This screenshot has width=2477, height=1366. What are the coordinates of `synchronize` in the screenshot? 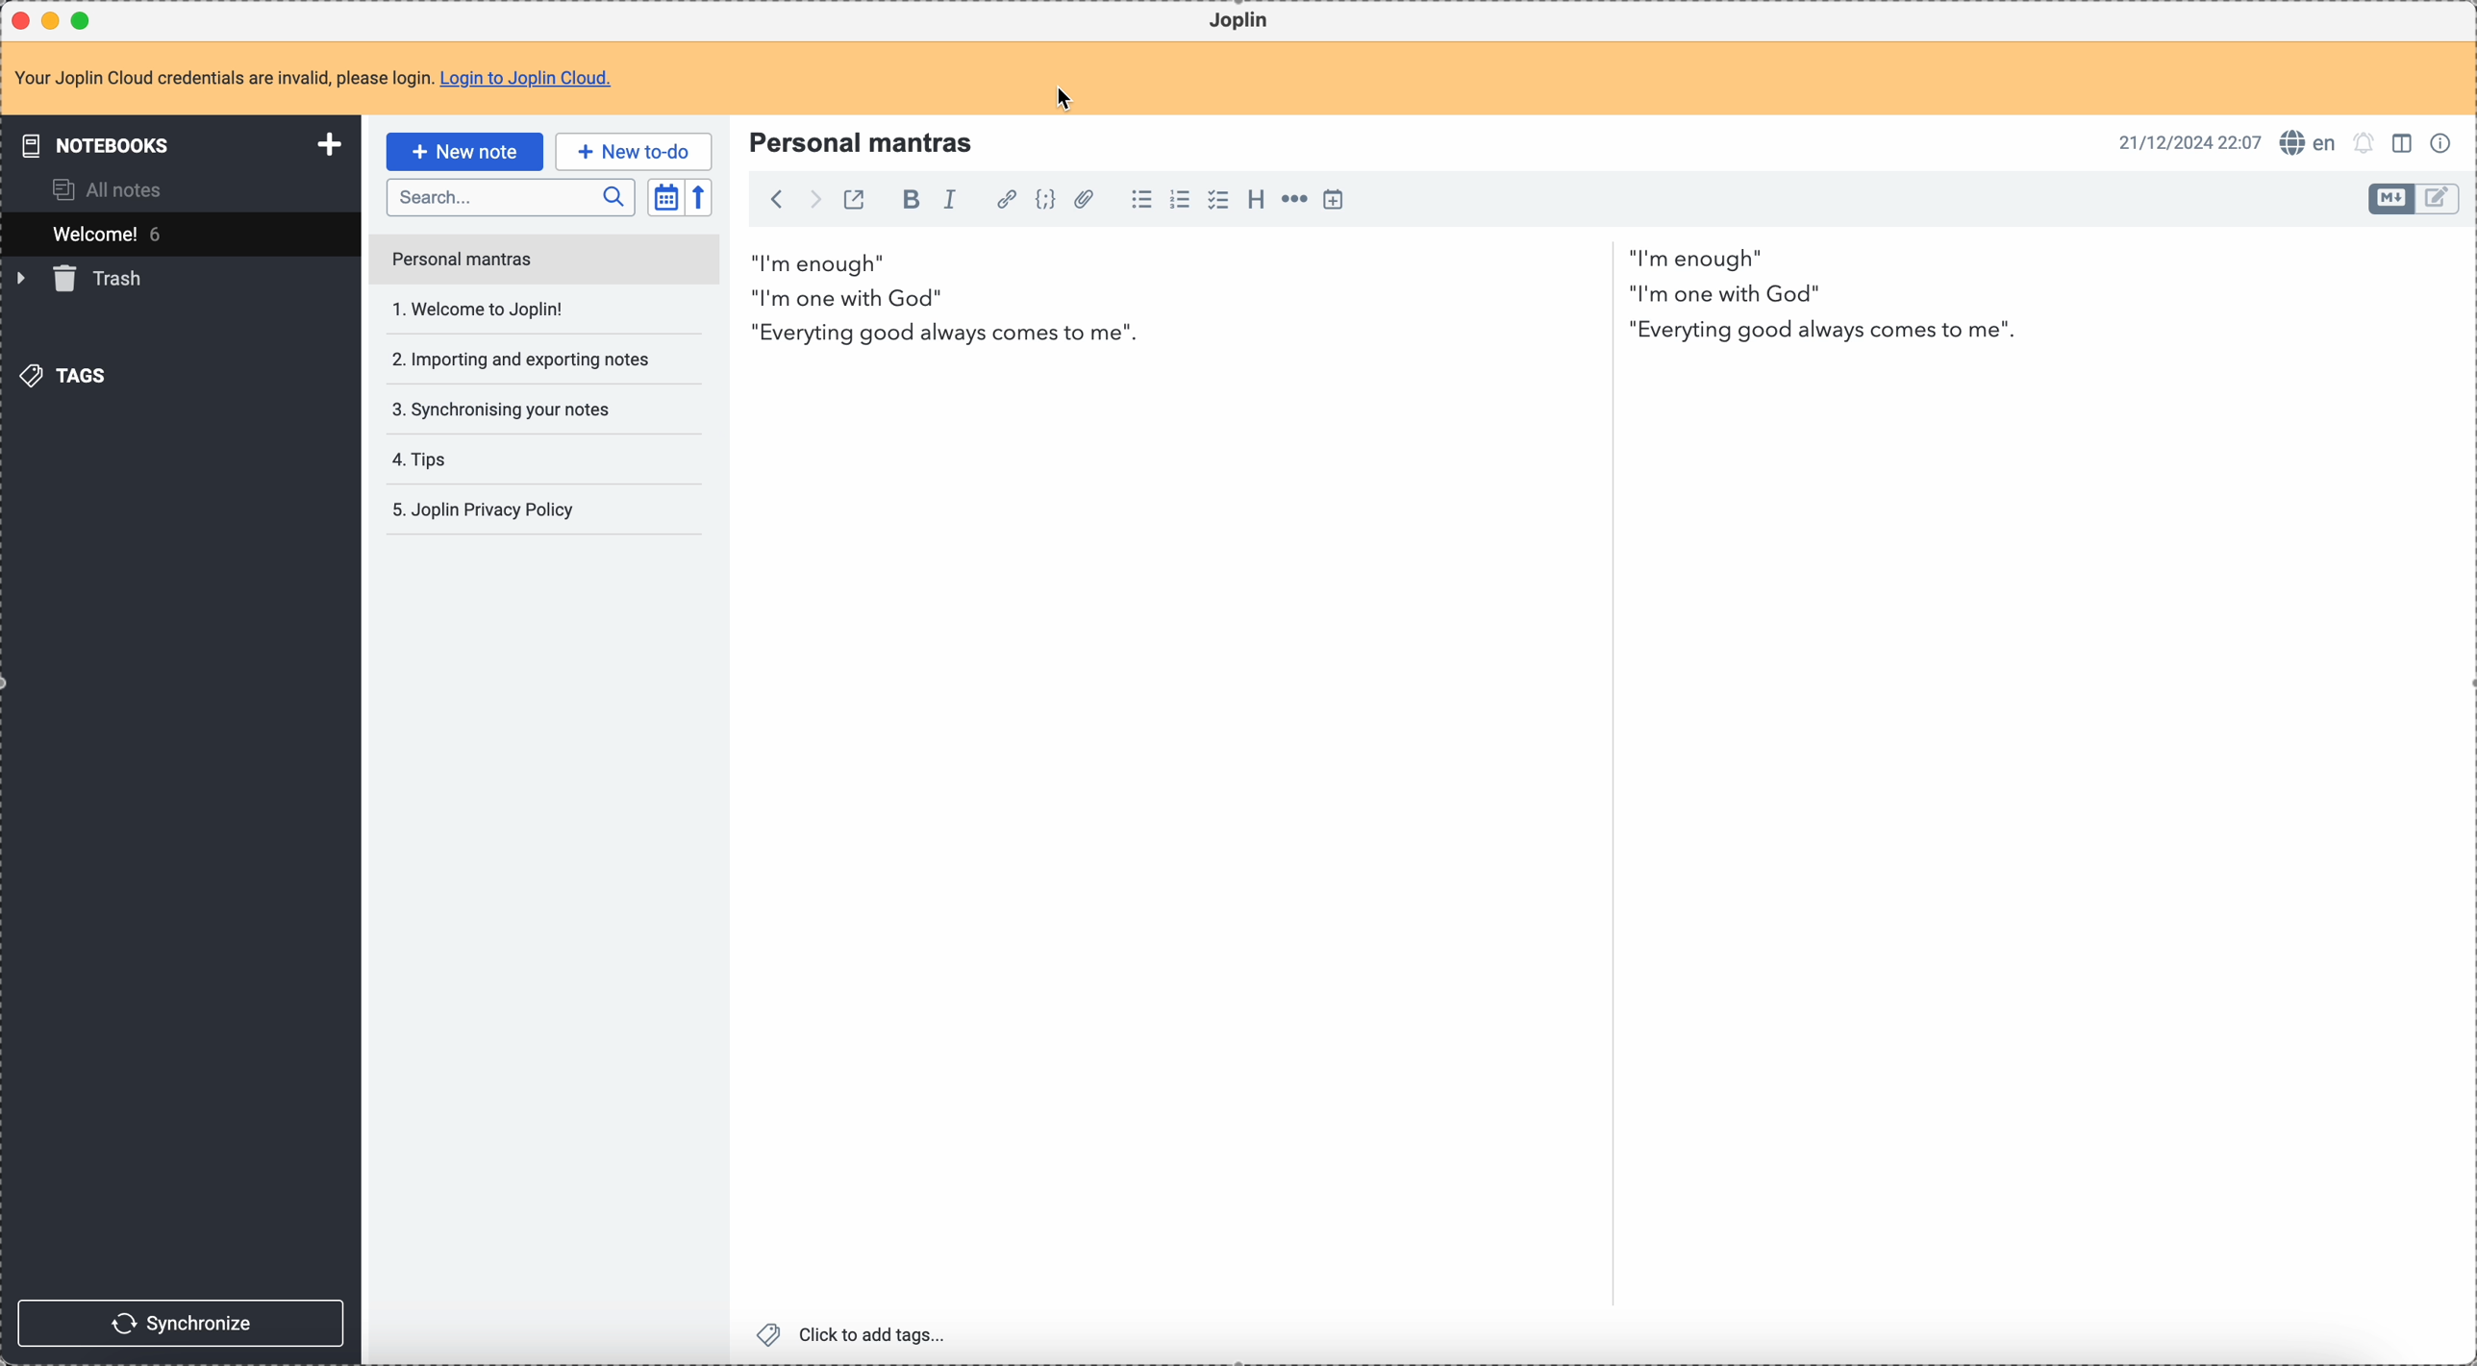 It's located at (184, 1325).